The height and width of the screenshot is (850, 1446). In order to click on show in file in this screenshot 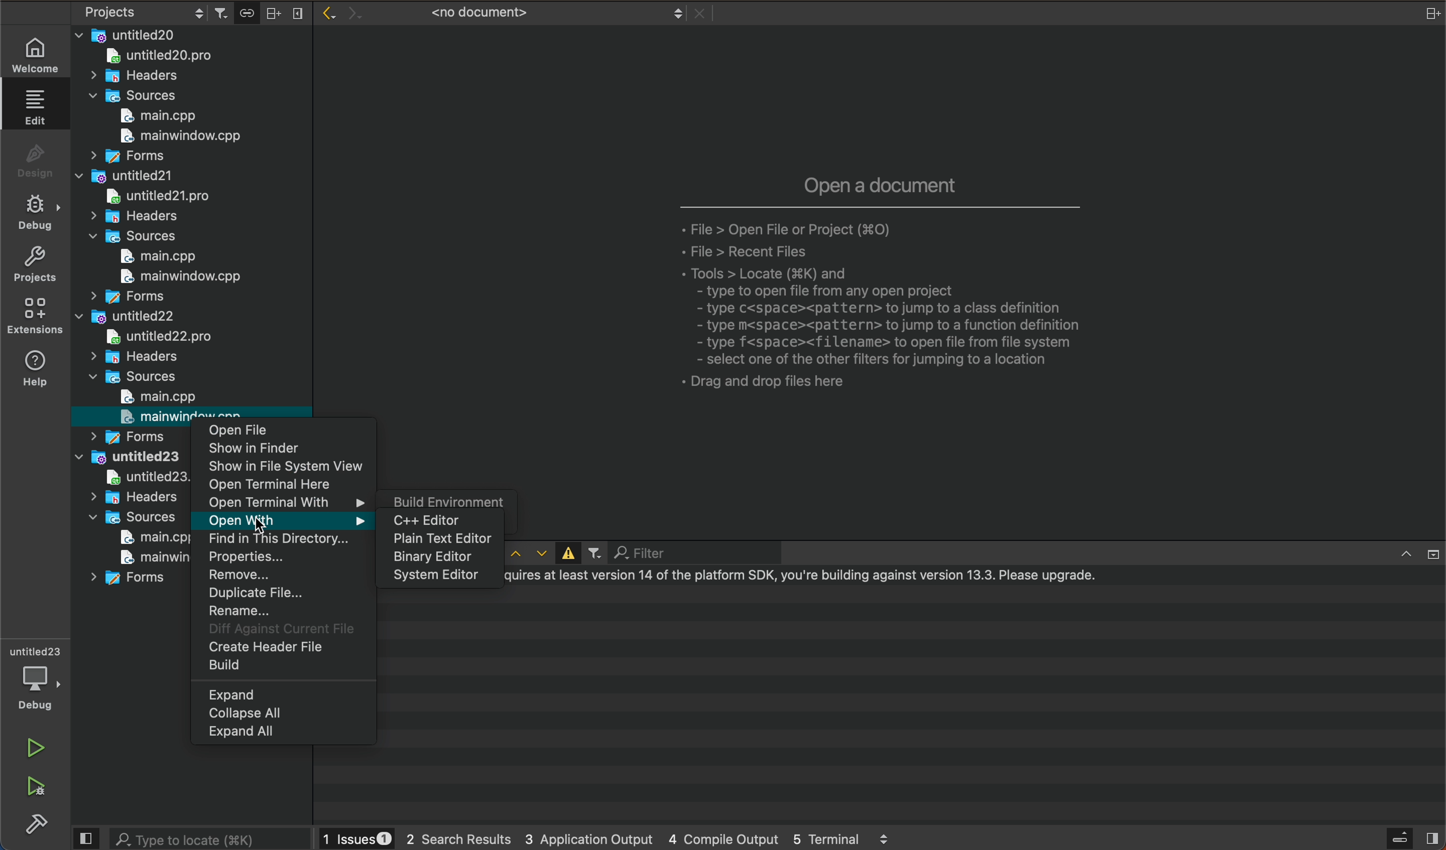, I will do `click(288, 467)`.